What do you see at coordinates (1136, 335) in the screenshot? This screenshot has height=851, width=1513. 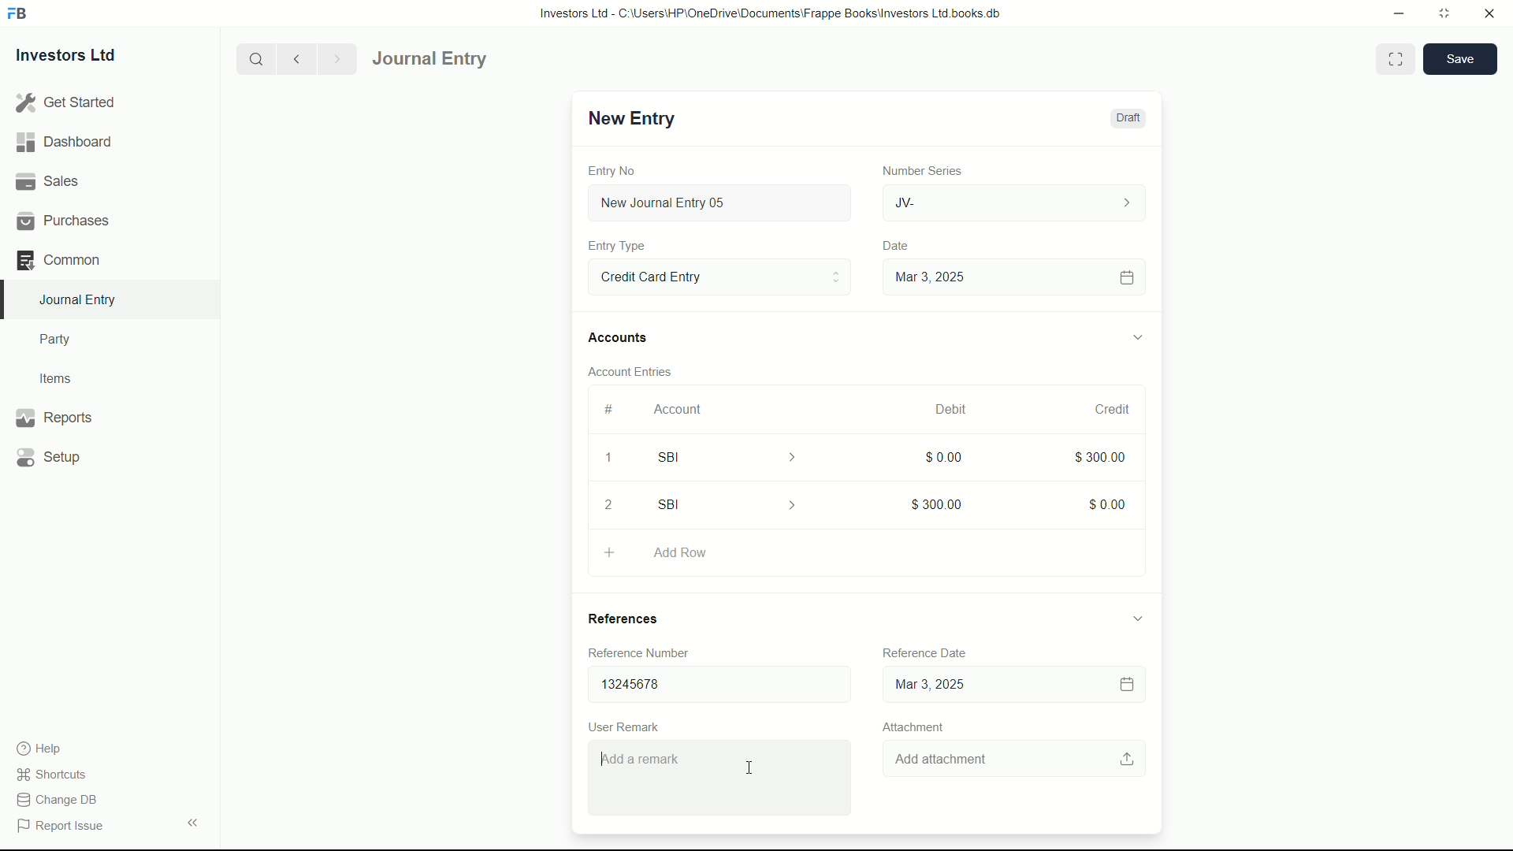 I see `expand/collapse` at bounding box center [1136, 335].